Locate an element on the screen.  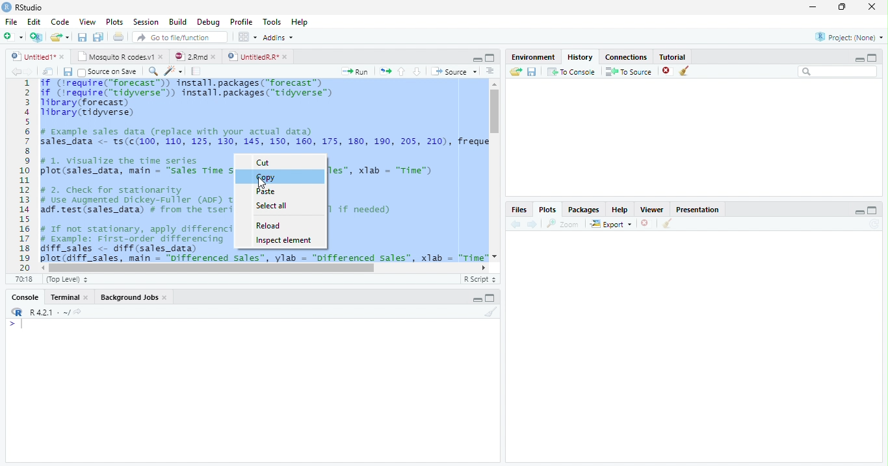
Plots is located at coordinates (114, 21).